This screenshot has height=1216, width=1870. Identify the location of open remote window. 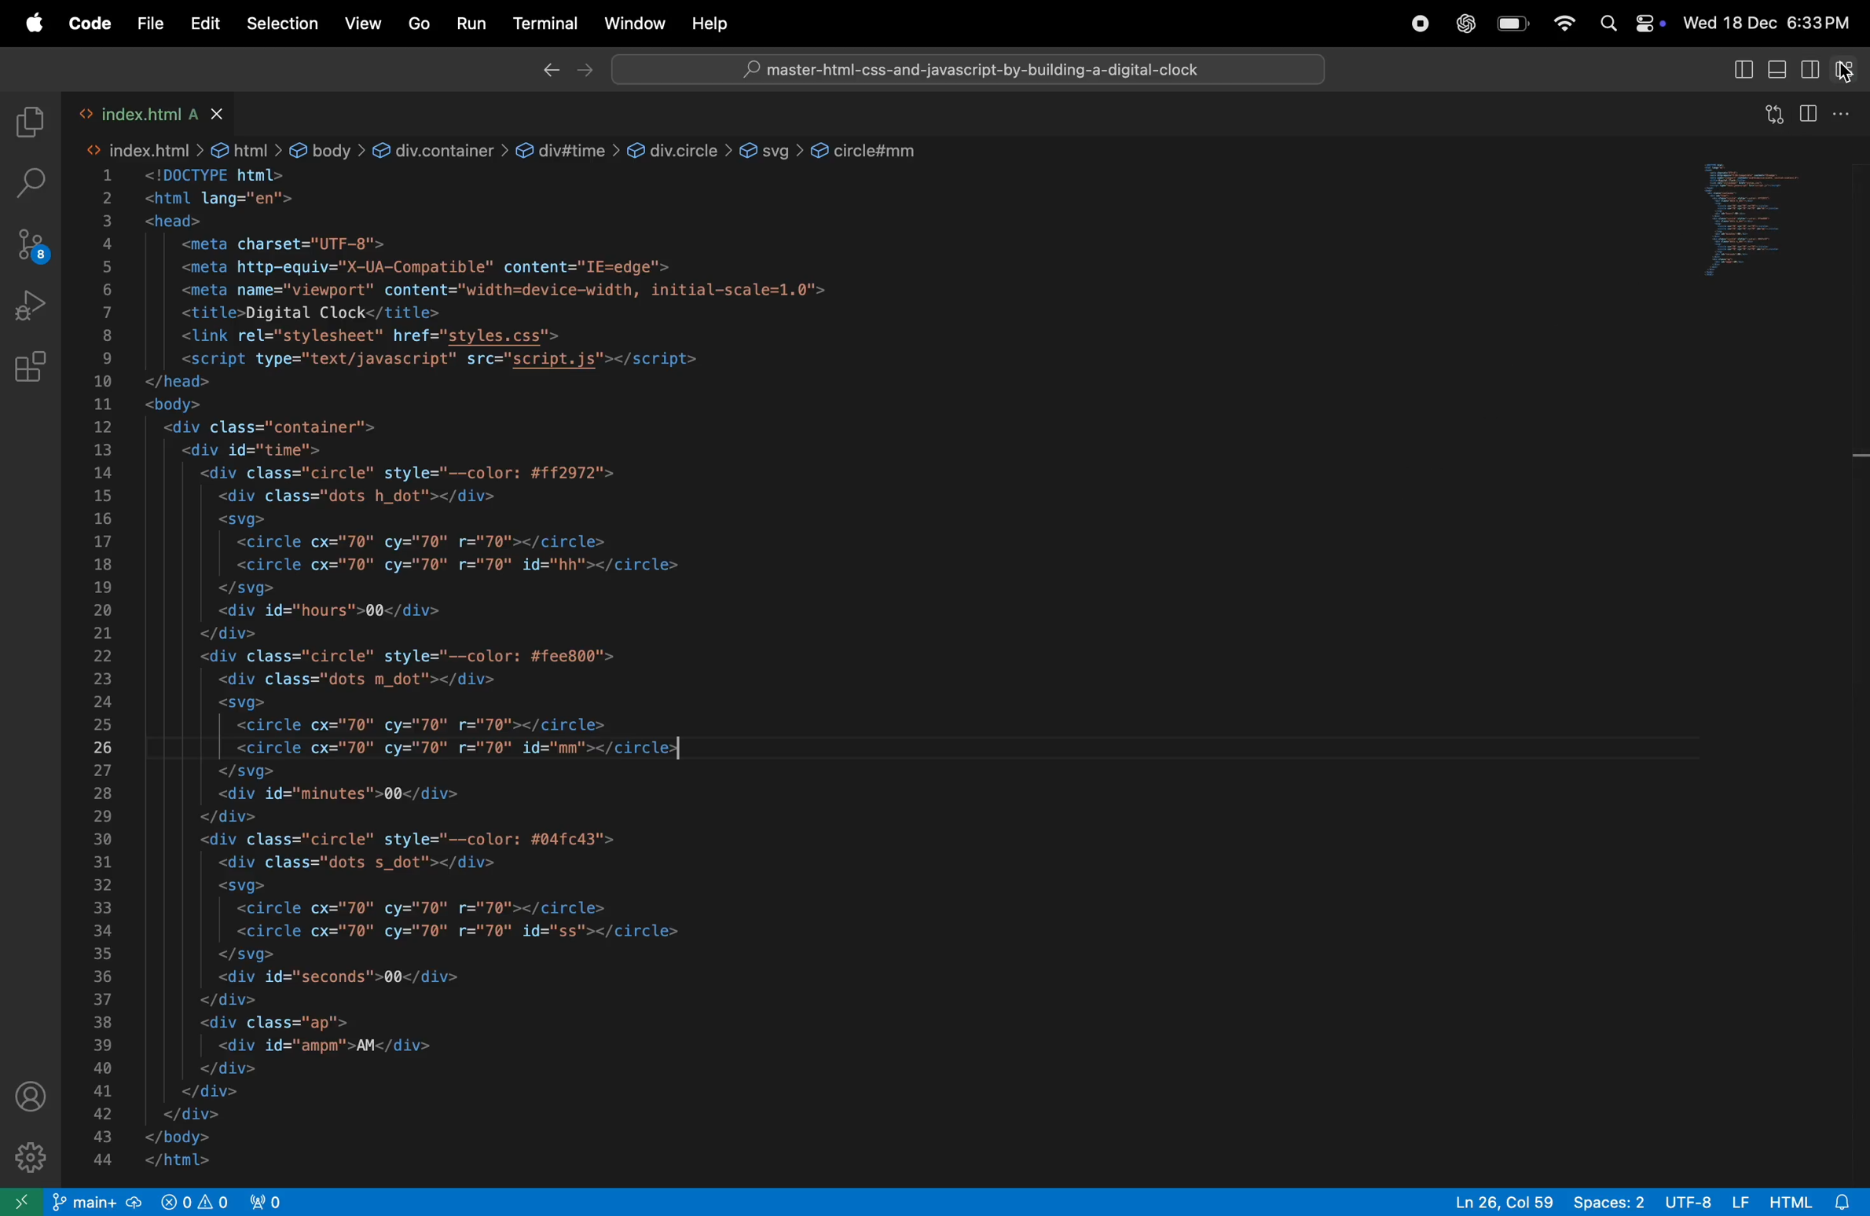
(24, 1201).